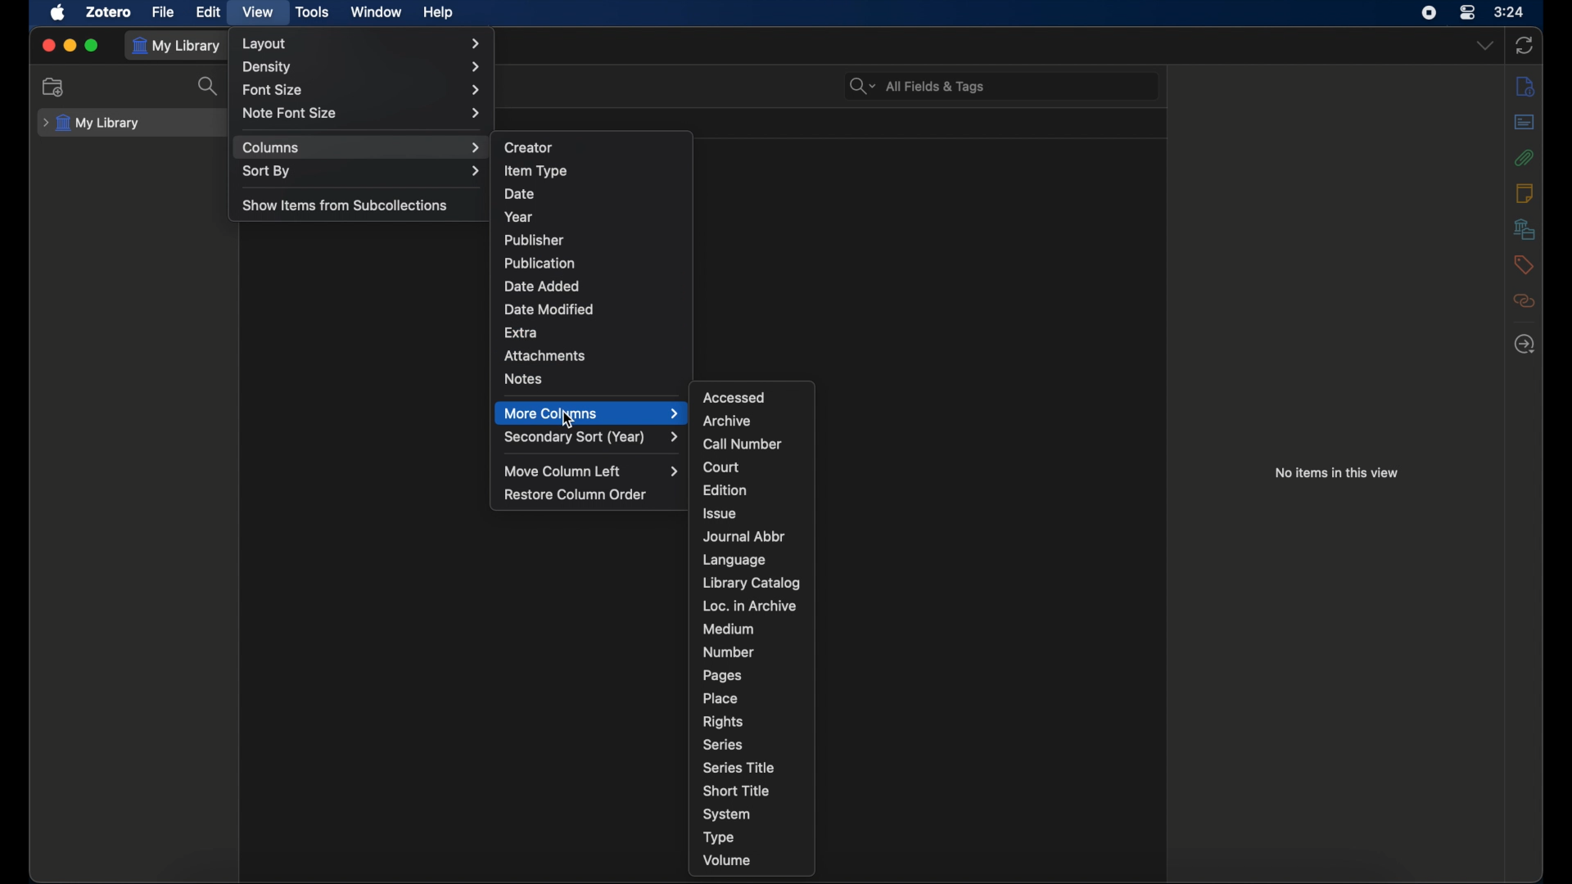  I want to click on density, so click(362, 66).